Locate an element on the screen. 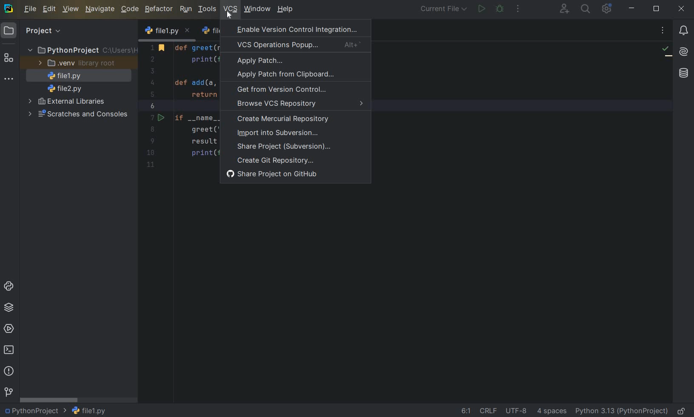 The width and height of the screenshot is (694, 417). AI Assistant is located at coordinates (684, 53).